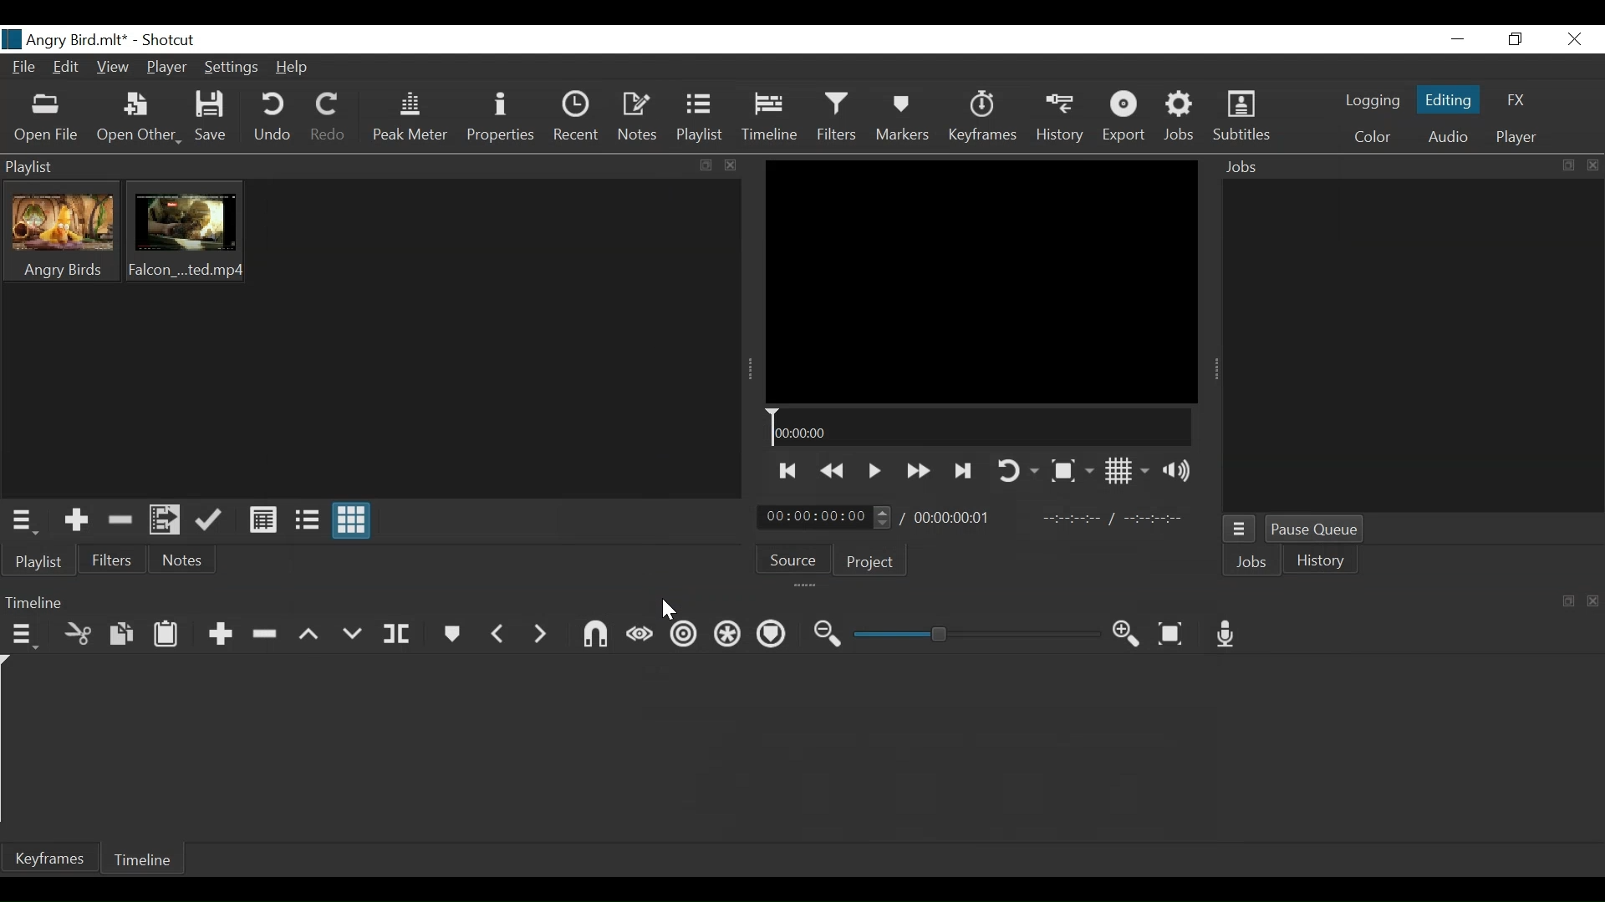  I want to click on Timeline, so click(773, 119).